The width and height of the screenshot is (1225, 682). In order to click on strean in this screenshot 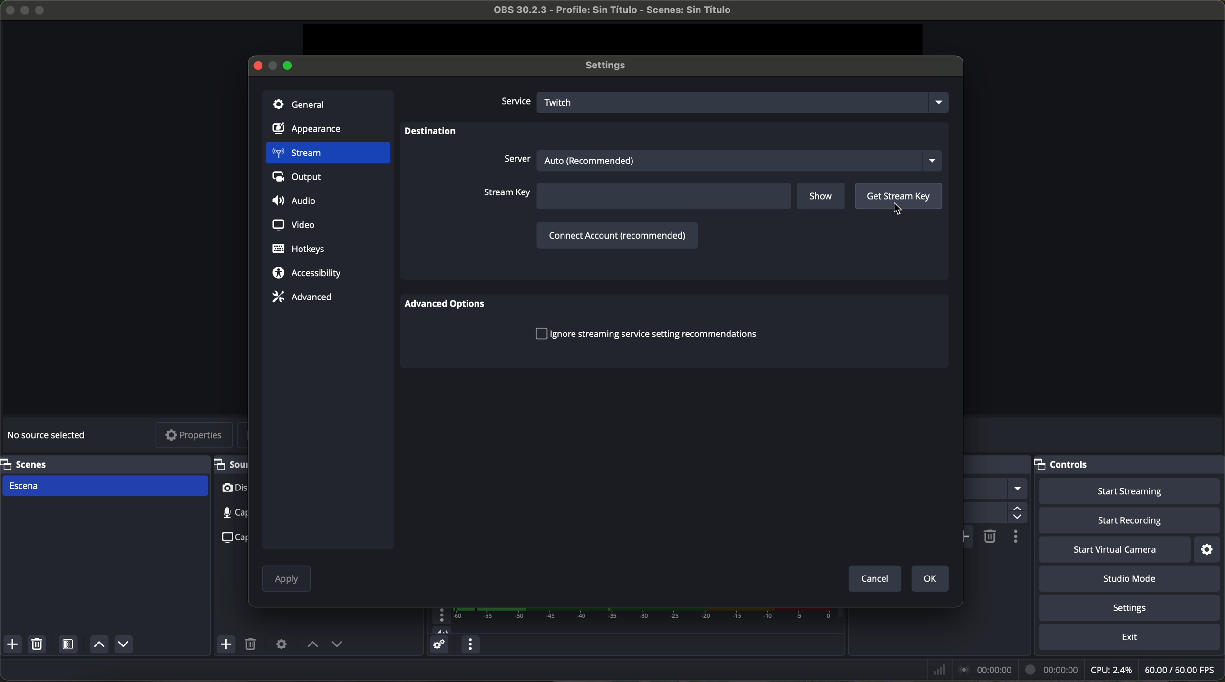, I will do `click(327, 154)`.